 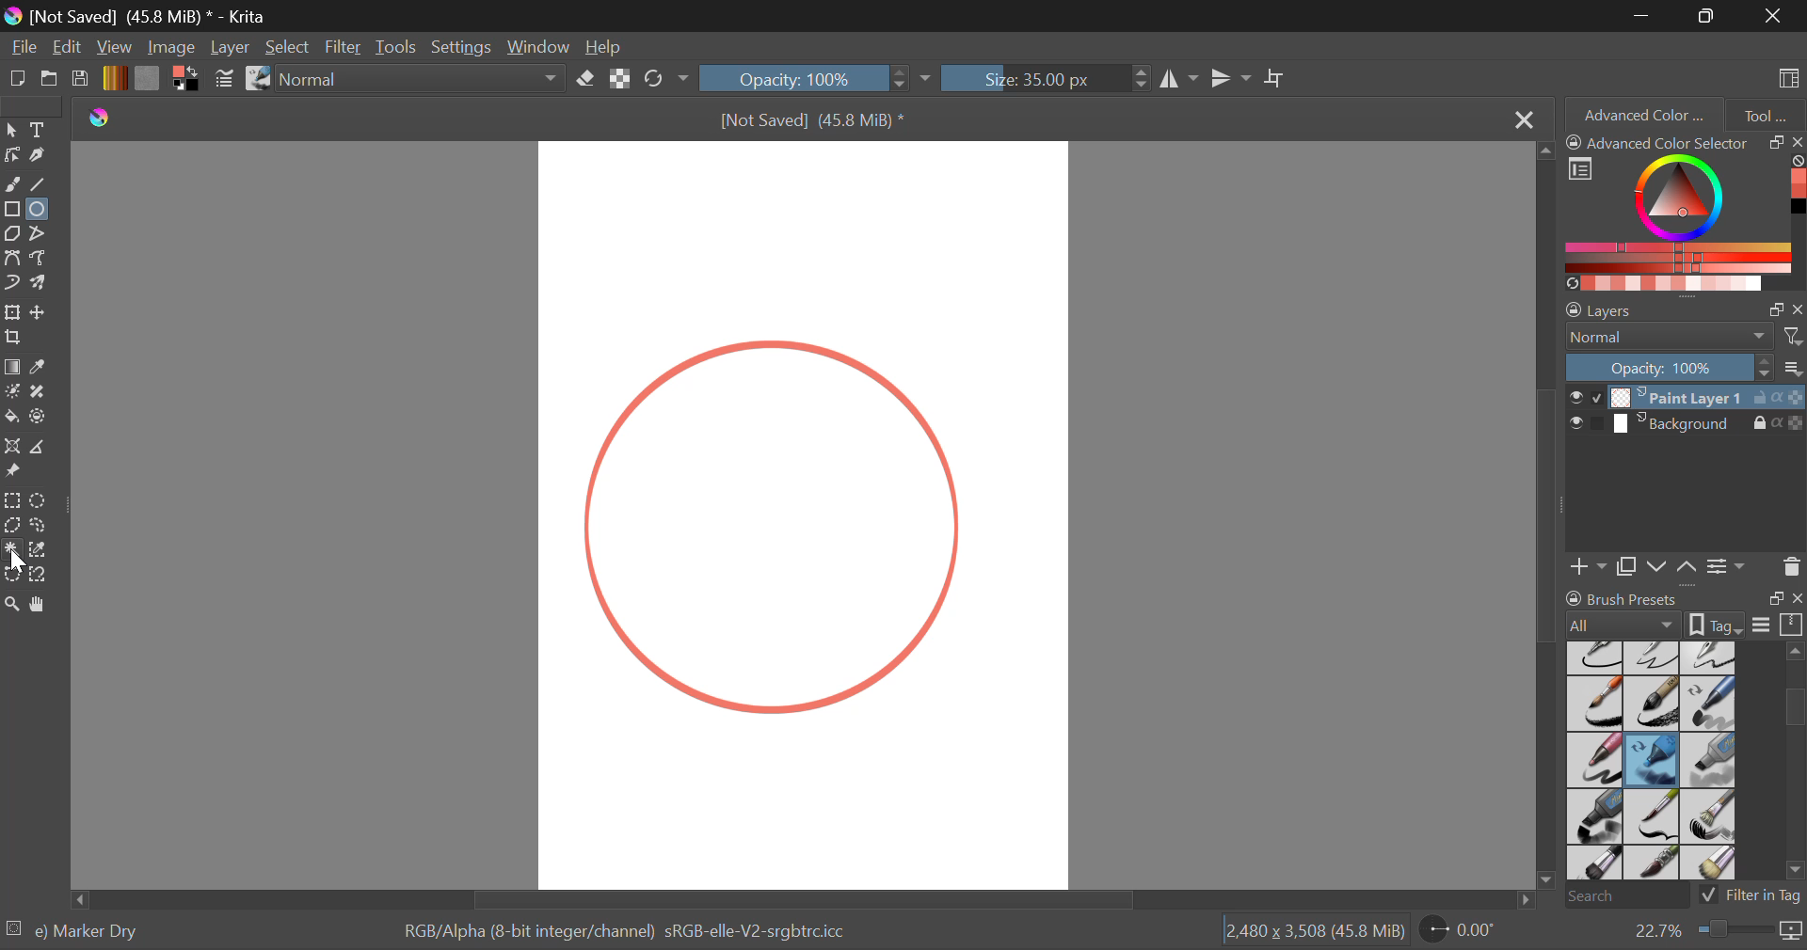 What do you see at coordinates (425, 80) in the screenshot?
I see `Blending Mode` at bounding box center [425, 80].